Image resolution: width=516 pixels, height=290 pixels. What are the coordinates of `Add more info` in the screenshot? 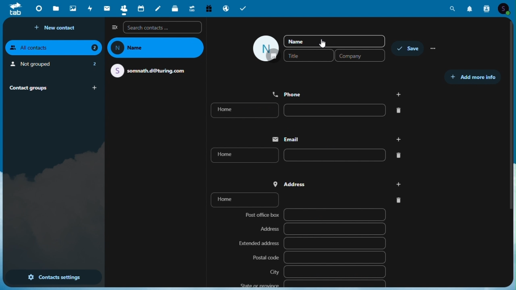 It's located at (472, 77).